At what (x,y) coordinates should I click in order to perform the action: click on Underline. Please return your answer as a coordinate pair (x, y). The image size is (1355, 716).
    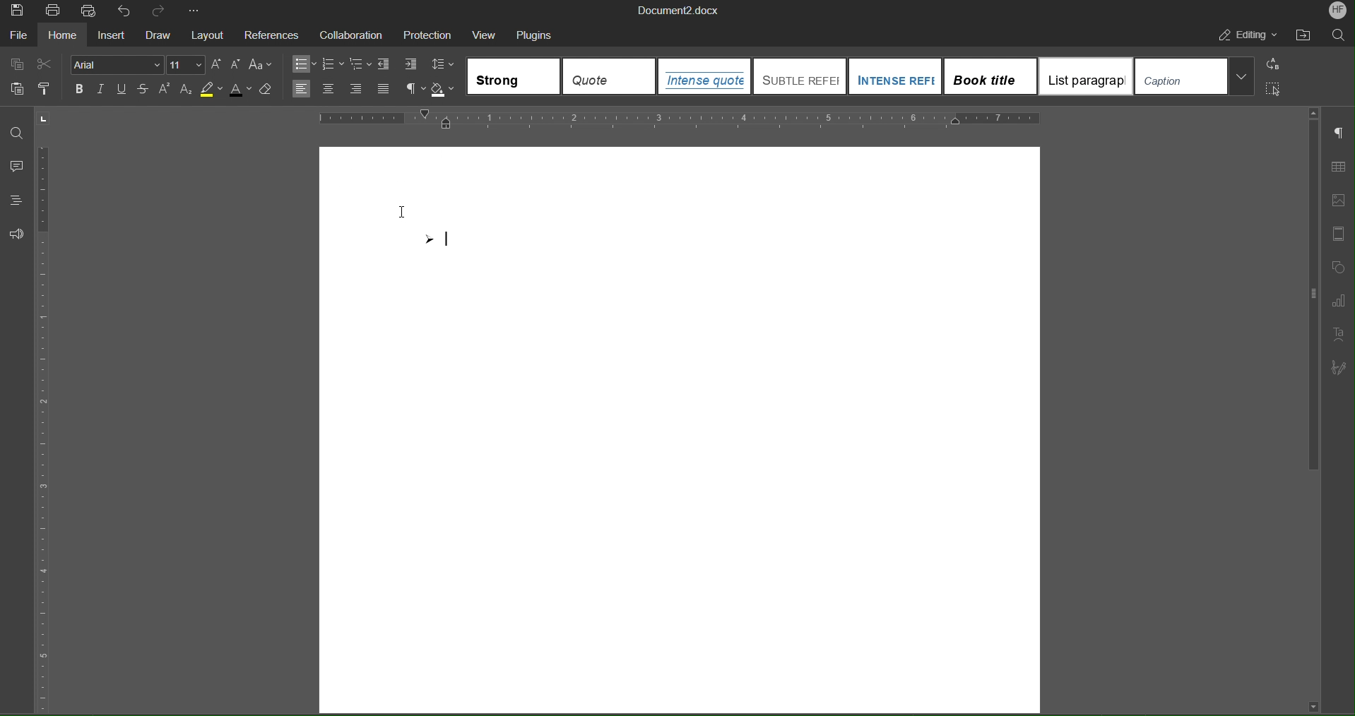
    Looking at the image, I should click on (123, 90).